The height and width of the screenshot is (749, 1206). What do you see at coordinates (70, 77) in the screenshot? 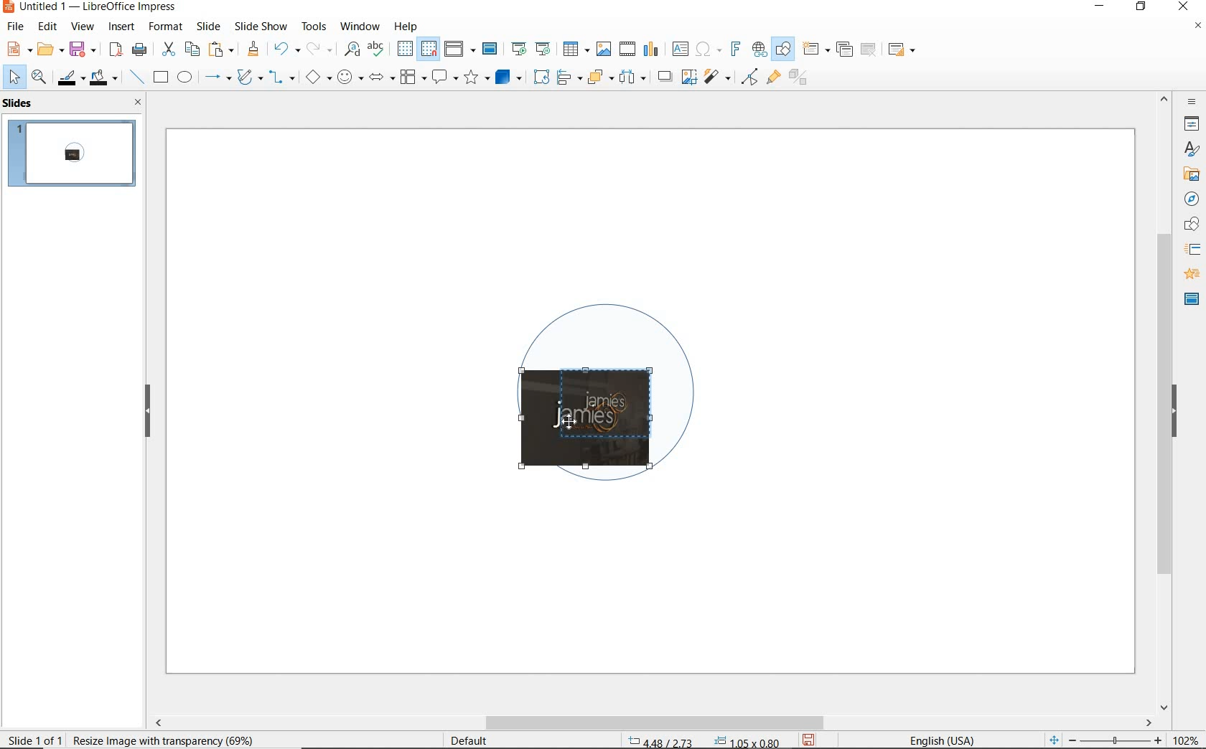
I see `line color` at bounding box center [70, 77].